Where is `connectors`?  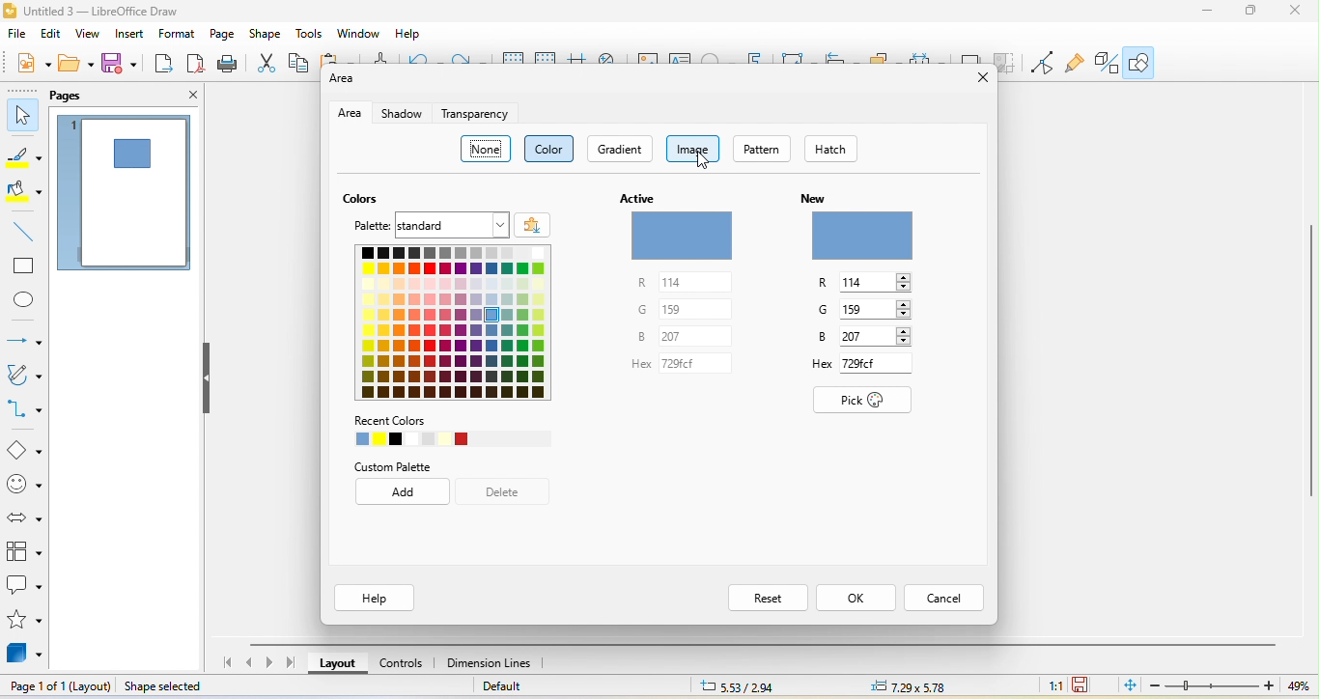
connectors is located at coordinates (25, 410).